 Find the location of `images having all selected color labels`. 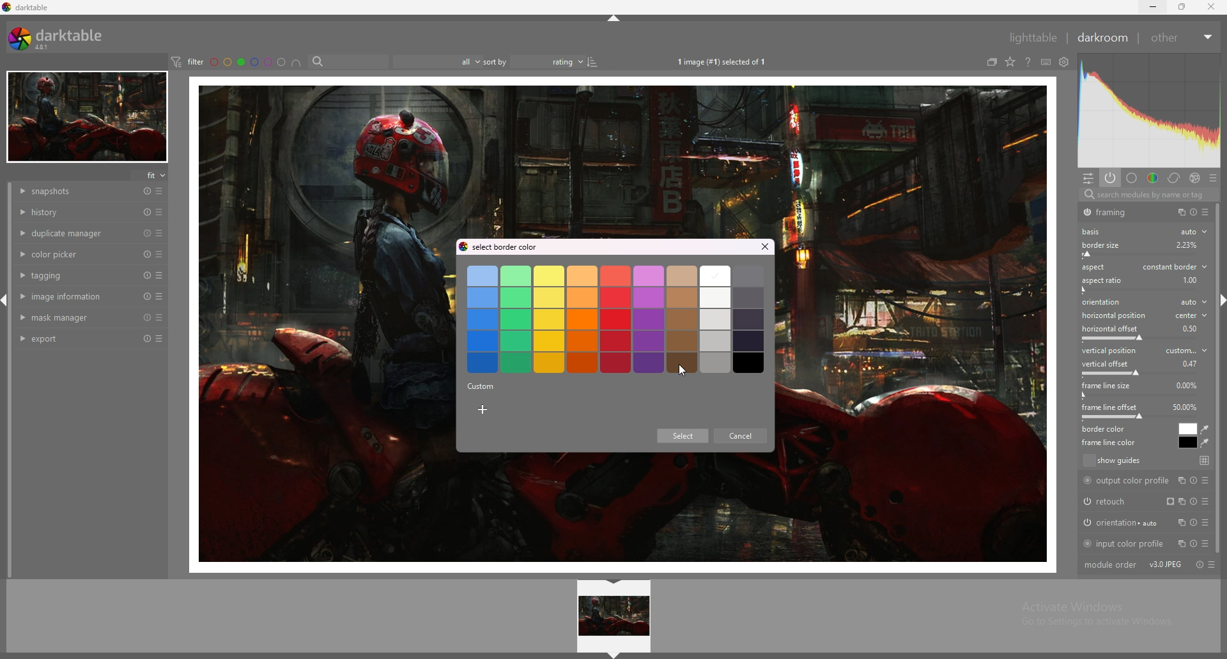

images having all selected color labels is located at coordinates (296, 62).